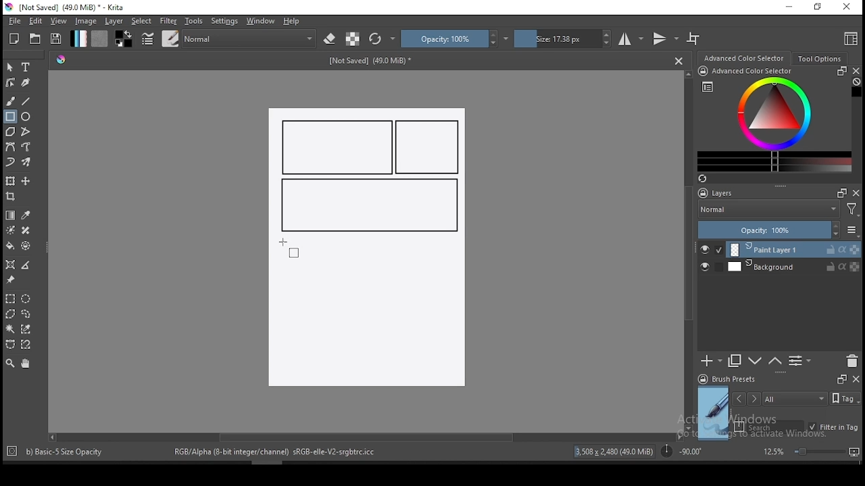 The image size is (865, 486). I want to click on close docker, so click(856, 378).